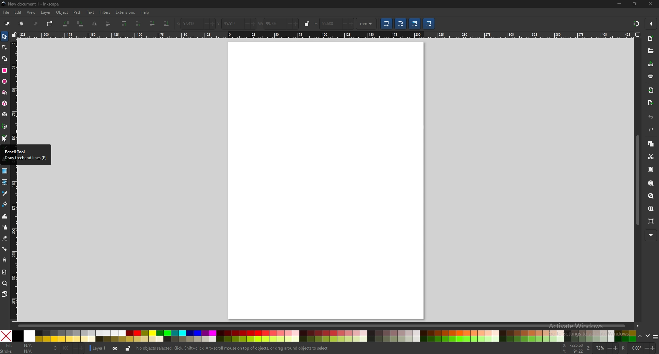 The height and width of the screenshot is (354, 659). Describe the element at coordinates (105, 13) in the screenshot. I see `filters` at that location.